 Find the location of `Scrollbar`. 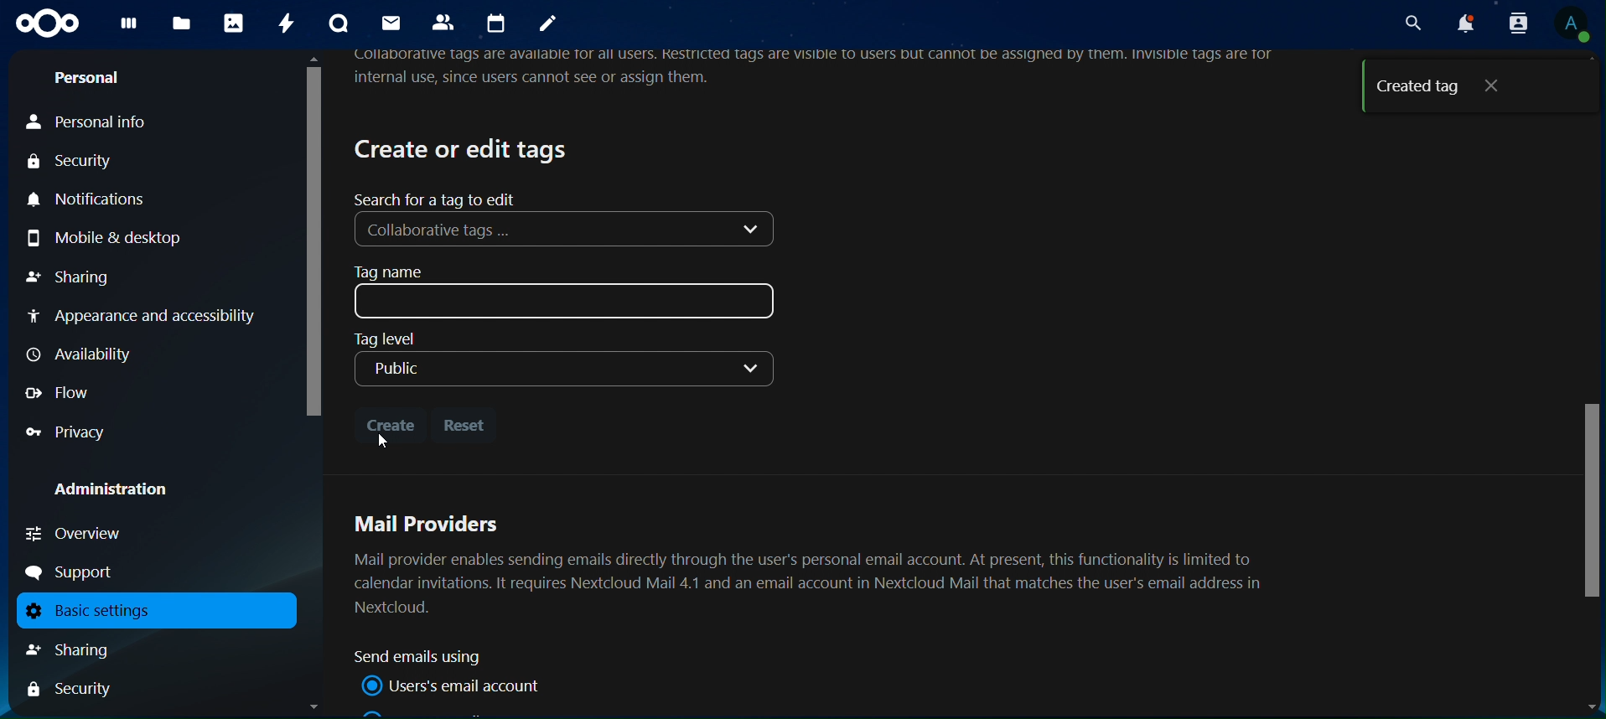

Scrollbar is located at coordinates (1588, 385).